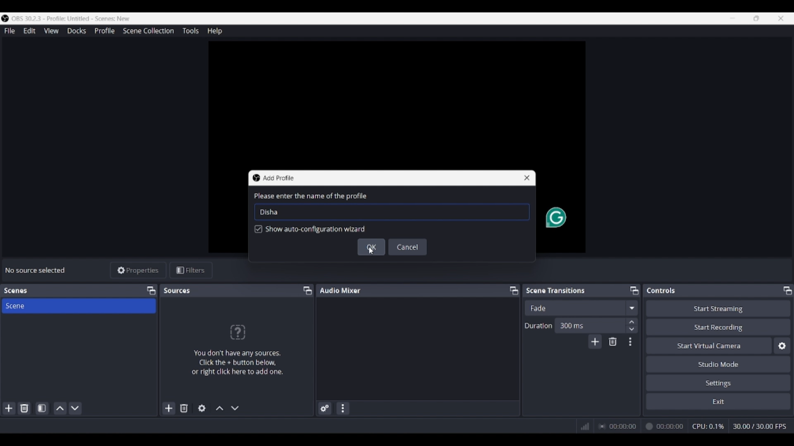  I want to click on Float controls panel, so click(787, 290).